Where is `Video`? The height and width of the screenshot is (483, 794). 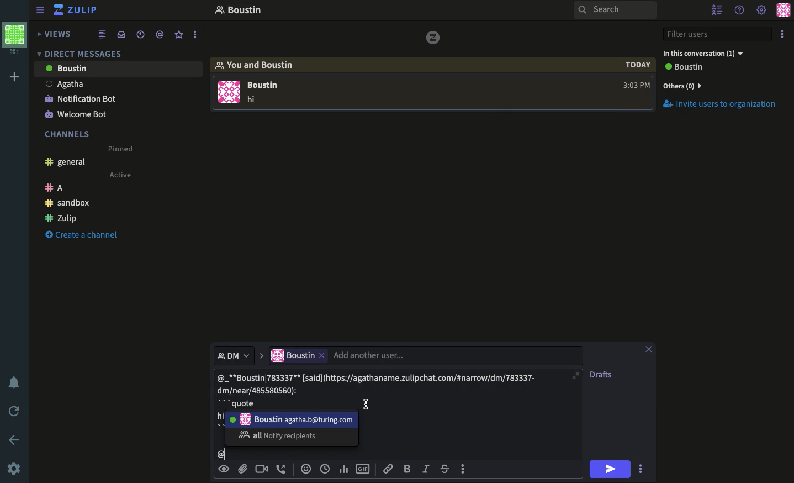 Video is located at coordinates (262, 469).